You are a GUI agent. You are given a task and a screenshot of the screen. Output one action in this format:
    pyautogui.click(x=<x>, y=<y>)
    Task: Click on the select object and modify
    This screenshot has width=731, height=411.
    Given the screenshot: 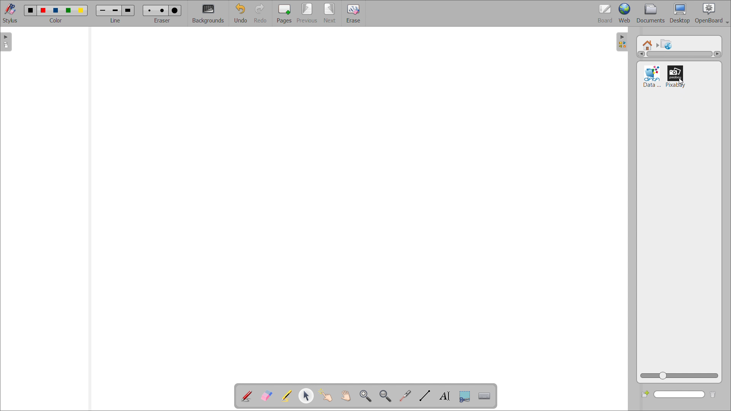 What is the action you would take?
    pyautogui.click(x=306, y=395)
    